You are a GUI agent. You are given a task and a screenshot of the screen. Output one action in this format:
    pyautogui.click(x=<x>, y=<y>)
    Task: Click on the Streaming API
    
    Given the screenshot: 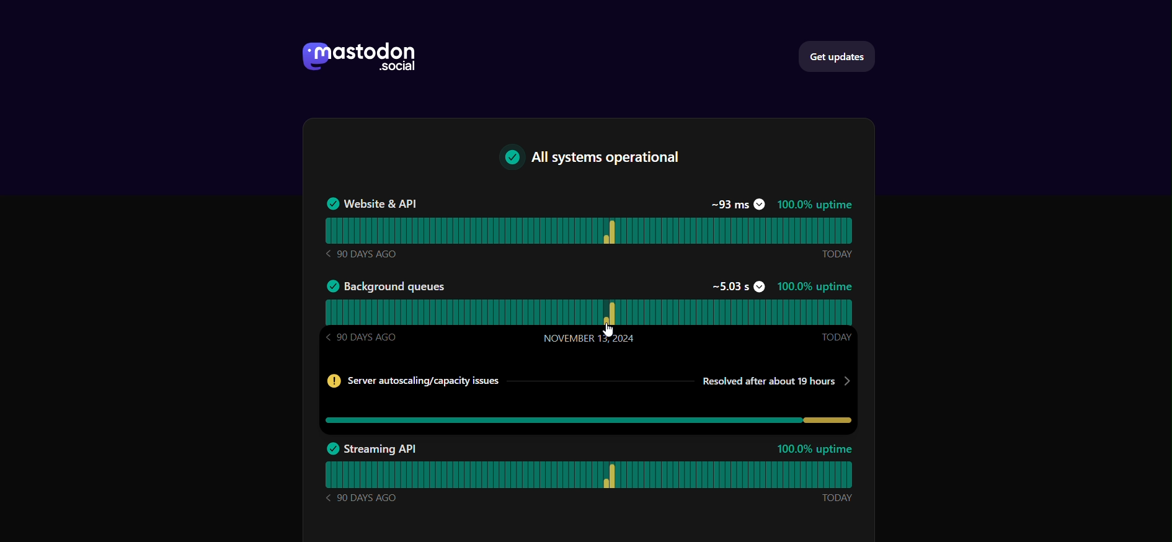 What is the action you would take?
    pyautogui.click(x=371, y=450)
    